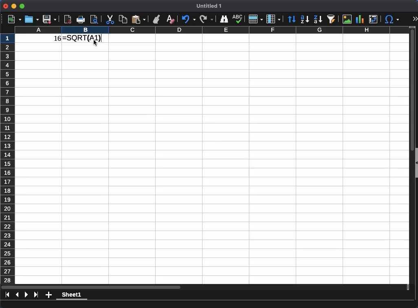  I want to click on next sheet, so click(26, 295).